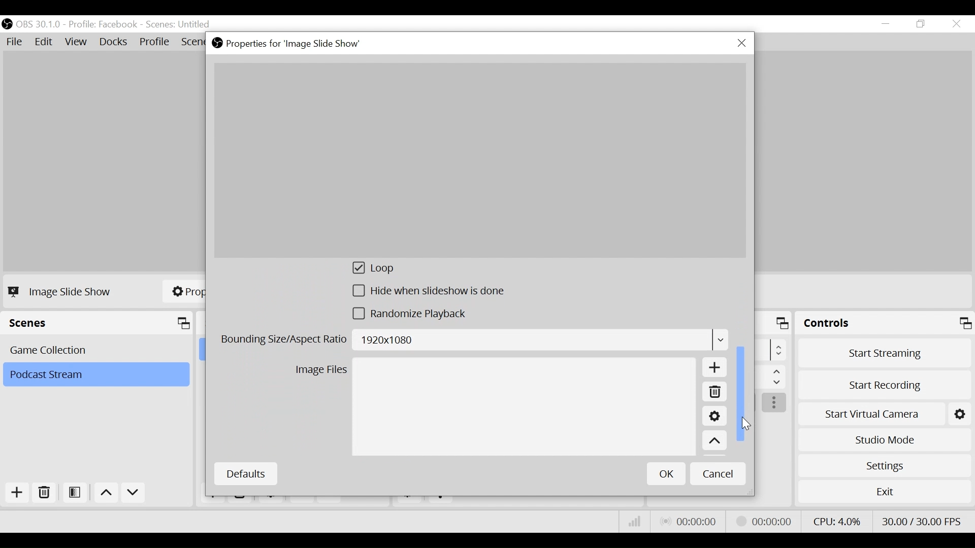 The image size is (975, 548). I want to click on Add, so click(16, 493).